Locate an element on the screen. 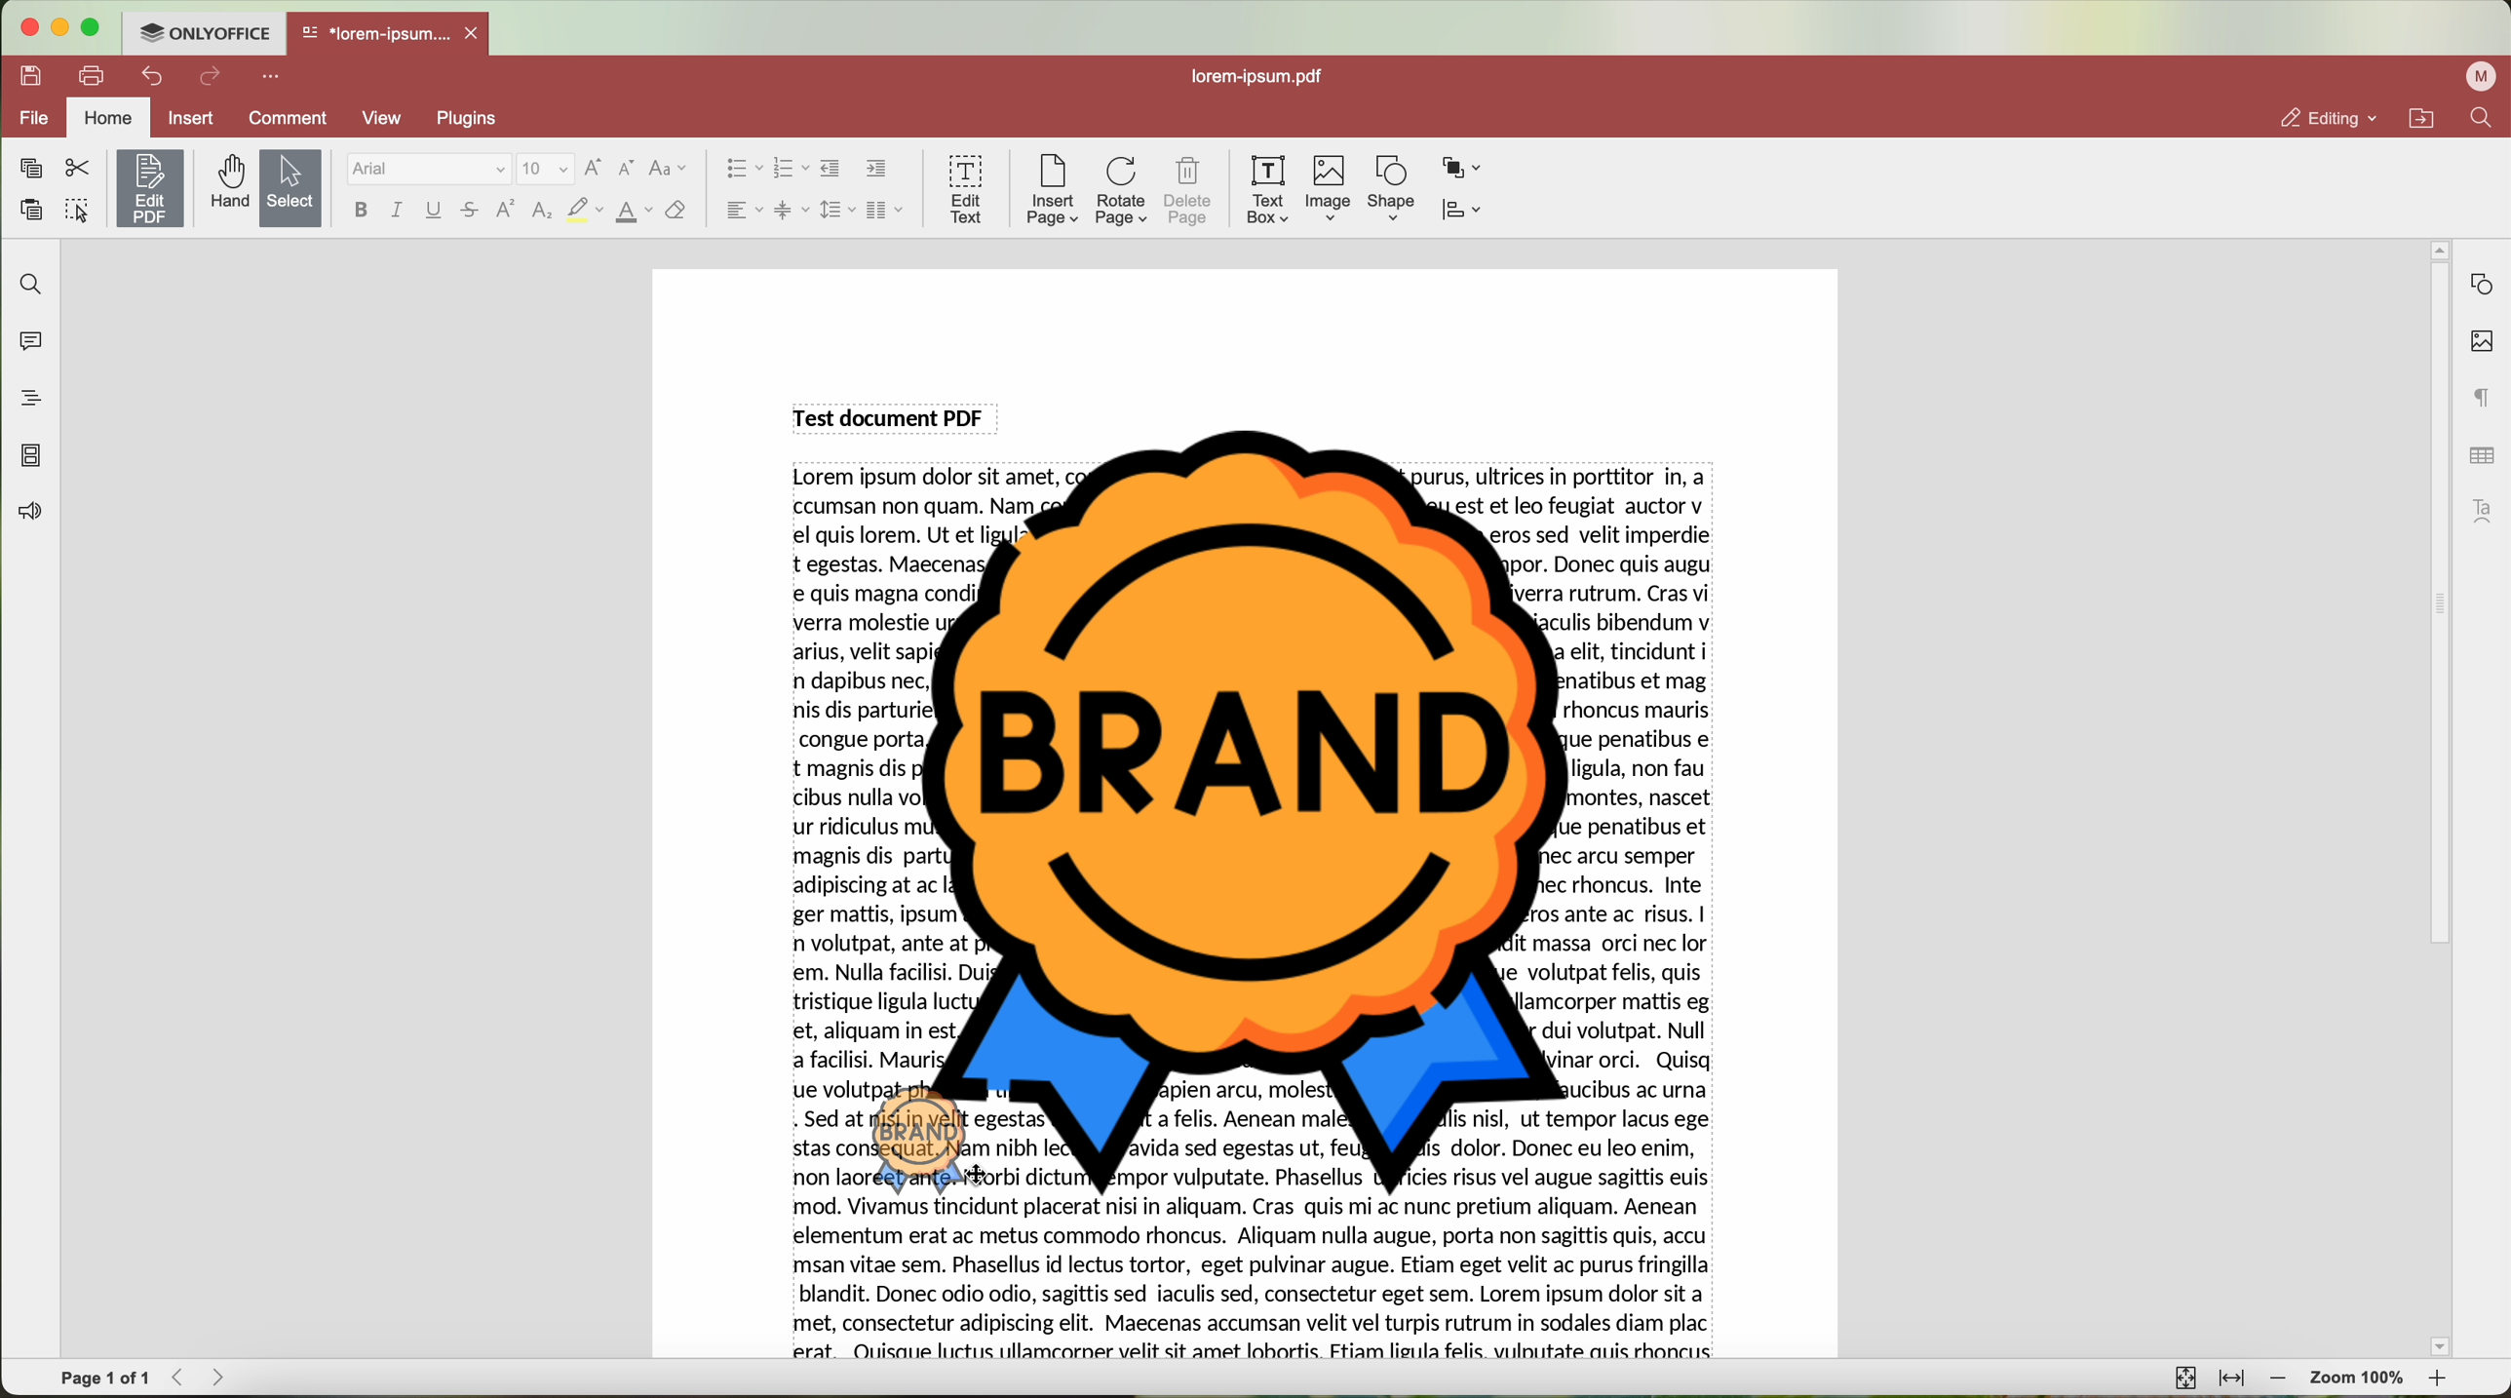 Image resolution: width=2511 pixels, height=1398 pixels. find is located at coordinates (2481, 117).